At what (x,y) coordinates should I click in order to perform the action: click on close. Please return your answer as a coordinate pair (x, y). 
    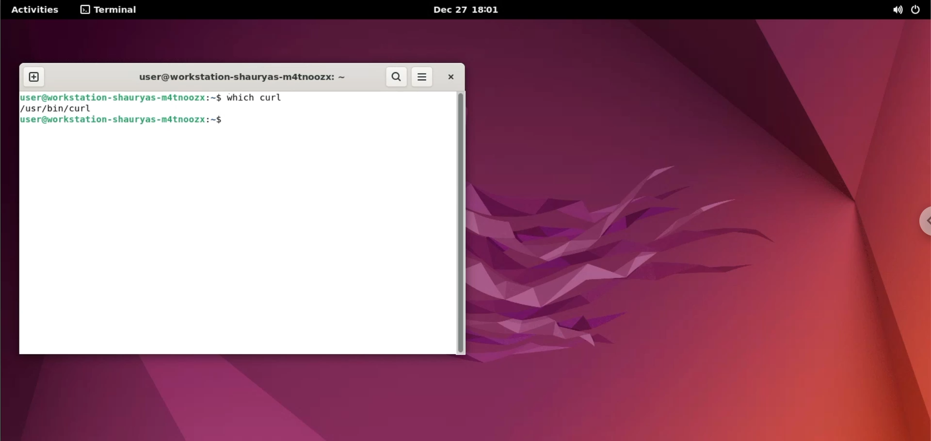
    Looking at the image, I should click on (450, 76).